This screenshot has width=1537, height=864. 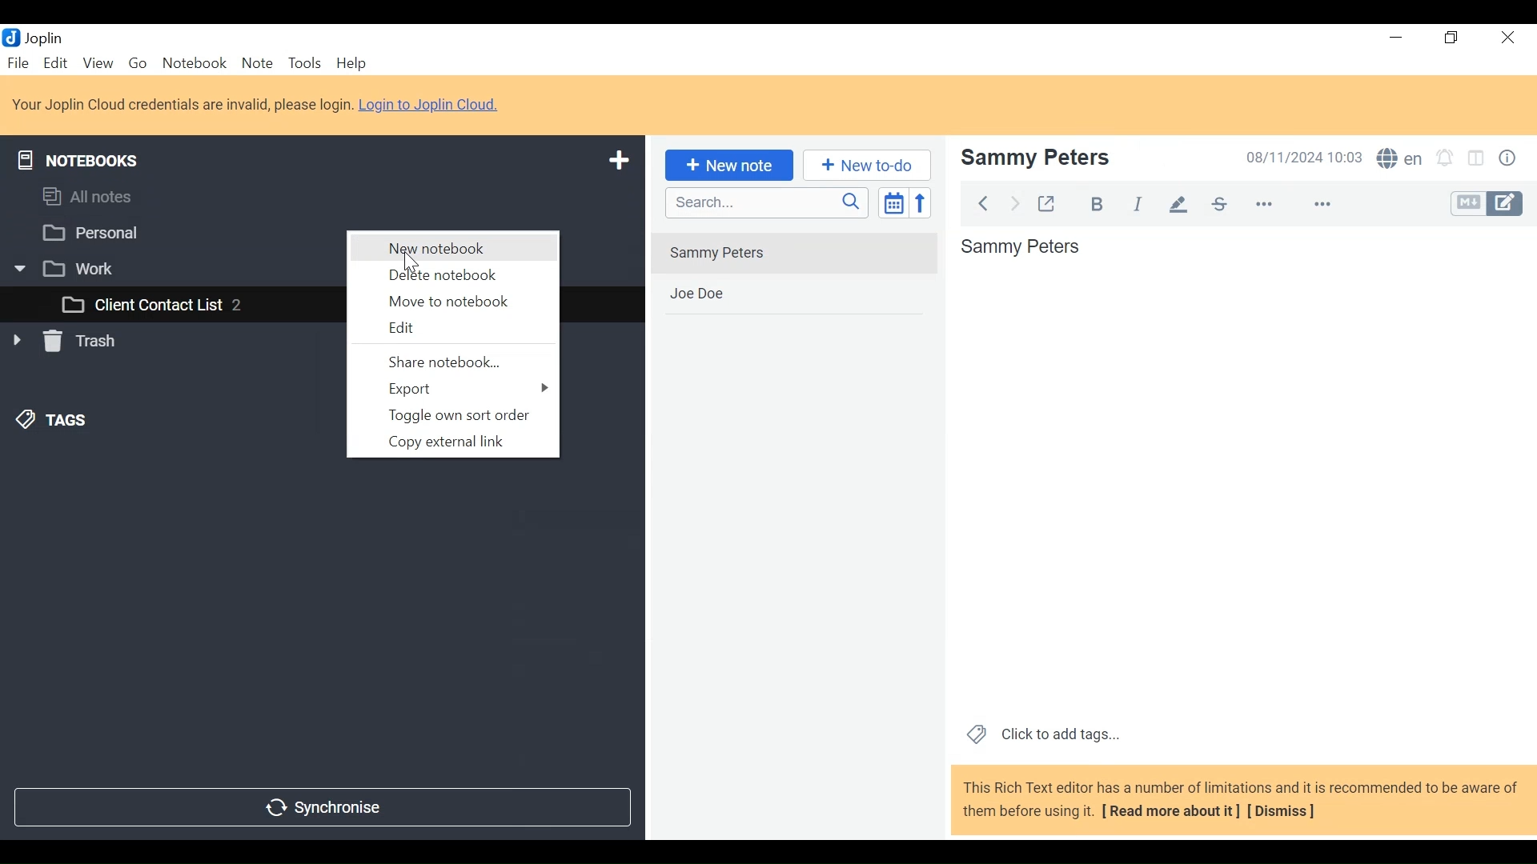 What do you see at coordinates (793, 253) in the screenshot?
I see `Sammy Peters` at bounding box center [793, 253].